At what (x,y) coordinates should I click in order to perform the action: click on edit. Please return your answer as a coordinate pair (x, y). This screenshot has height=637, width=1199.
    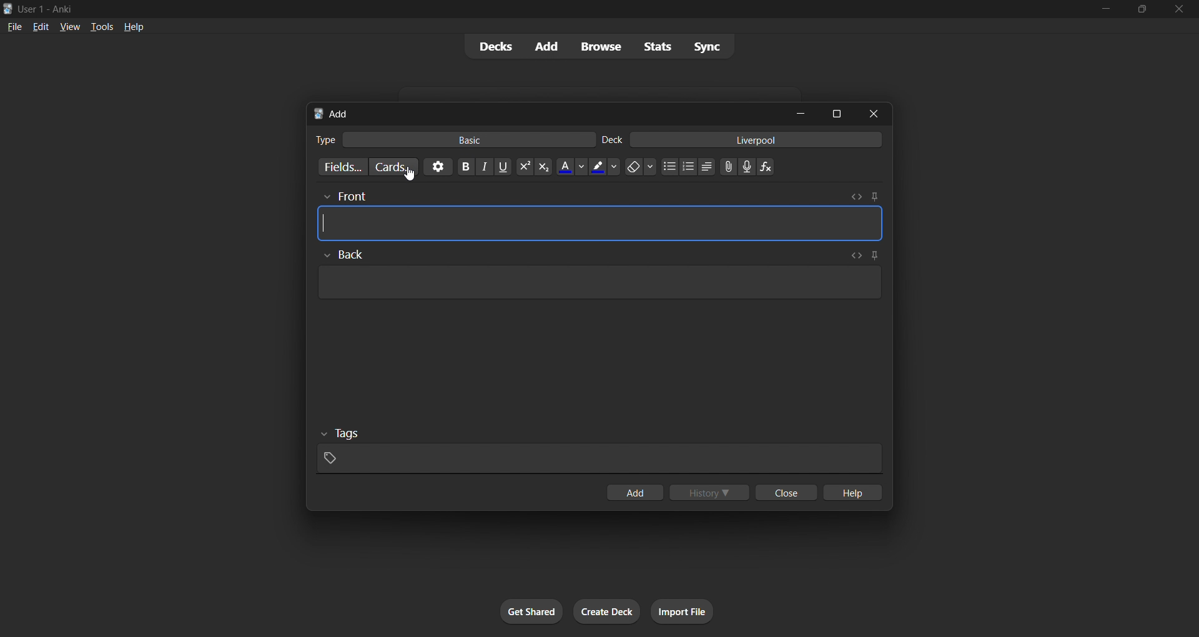
    Looking at the image, I should click on (41, 27).